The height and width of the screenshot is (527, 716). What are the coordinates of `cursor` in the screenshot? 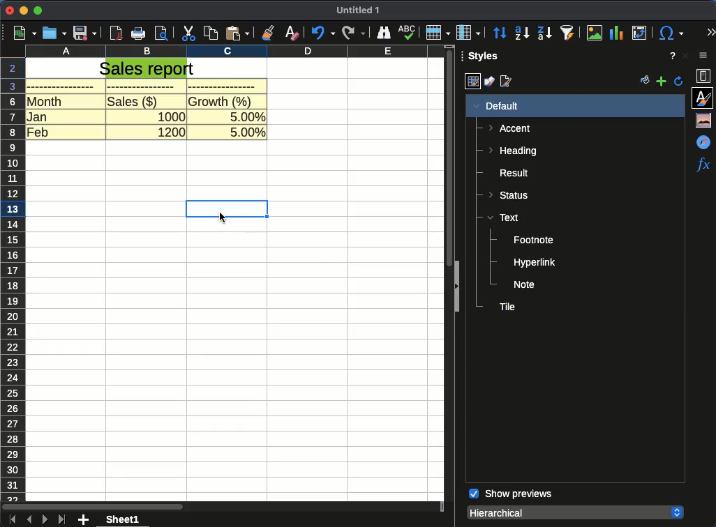 It's located at (225, 218).